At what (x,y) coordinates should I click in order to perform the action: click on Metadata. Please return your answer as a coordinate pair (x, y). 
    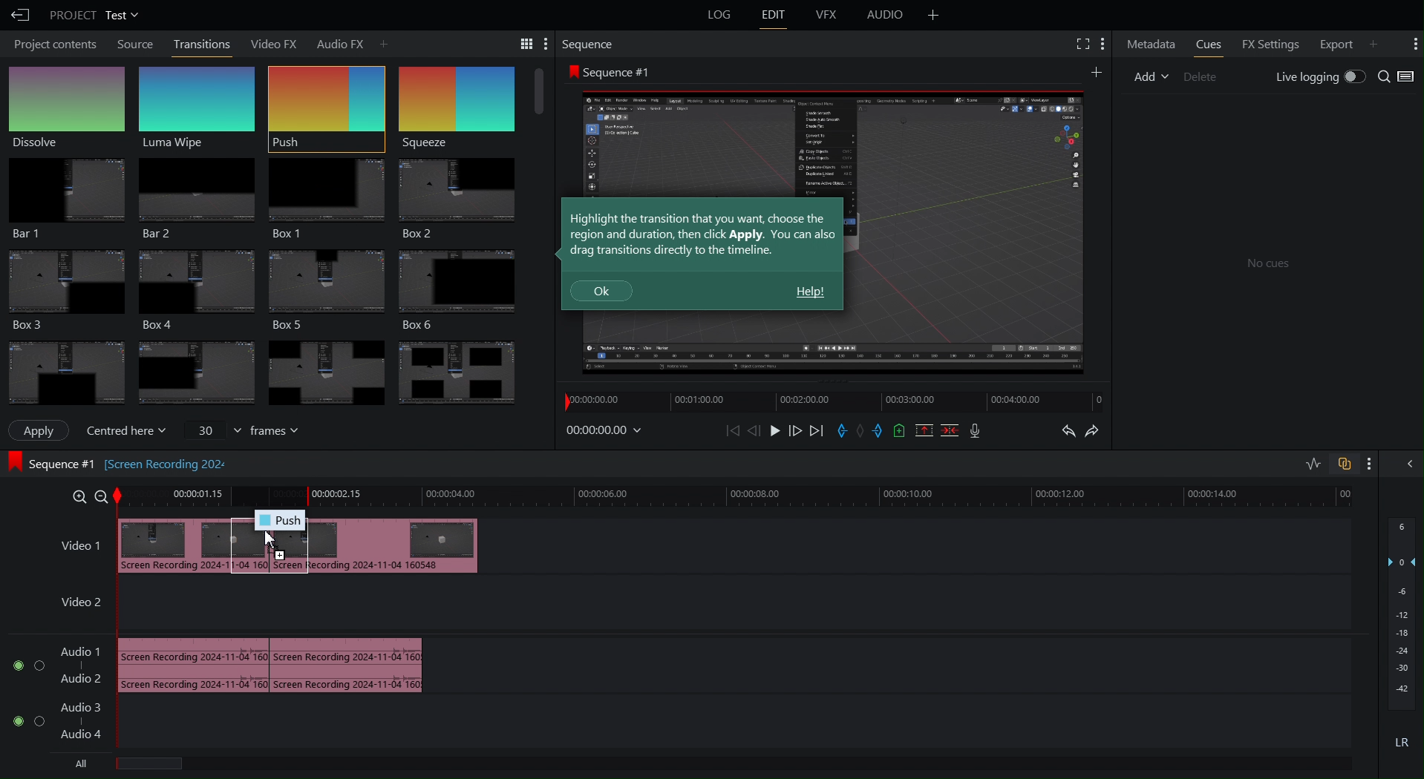
    Looking at the image, I should click on (1150, 44).